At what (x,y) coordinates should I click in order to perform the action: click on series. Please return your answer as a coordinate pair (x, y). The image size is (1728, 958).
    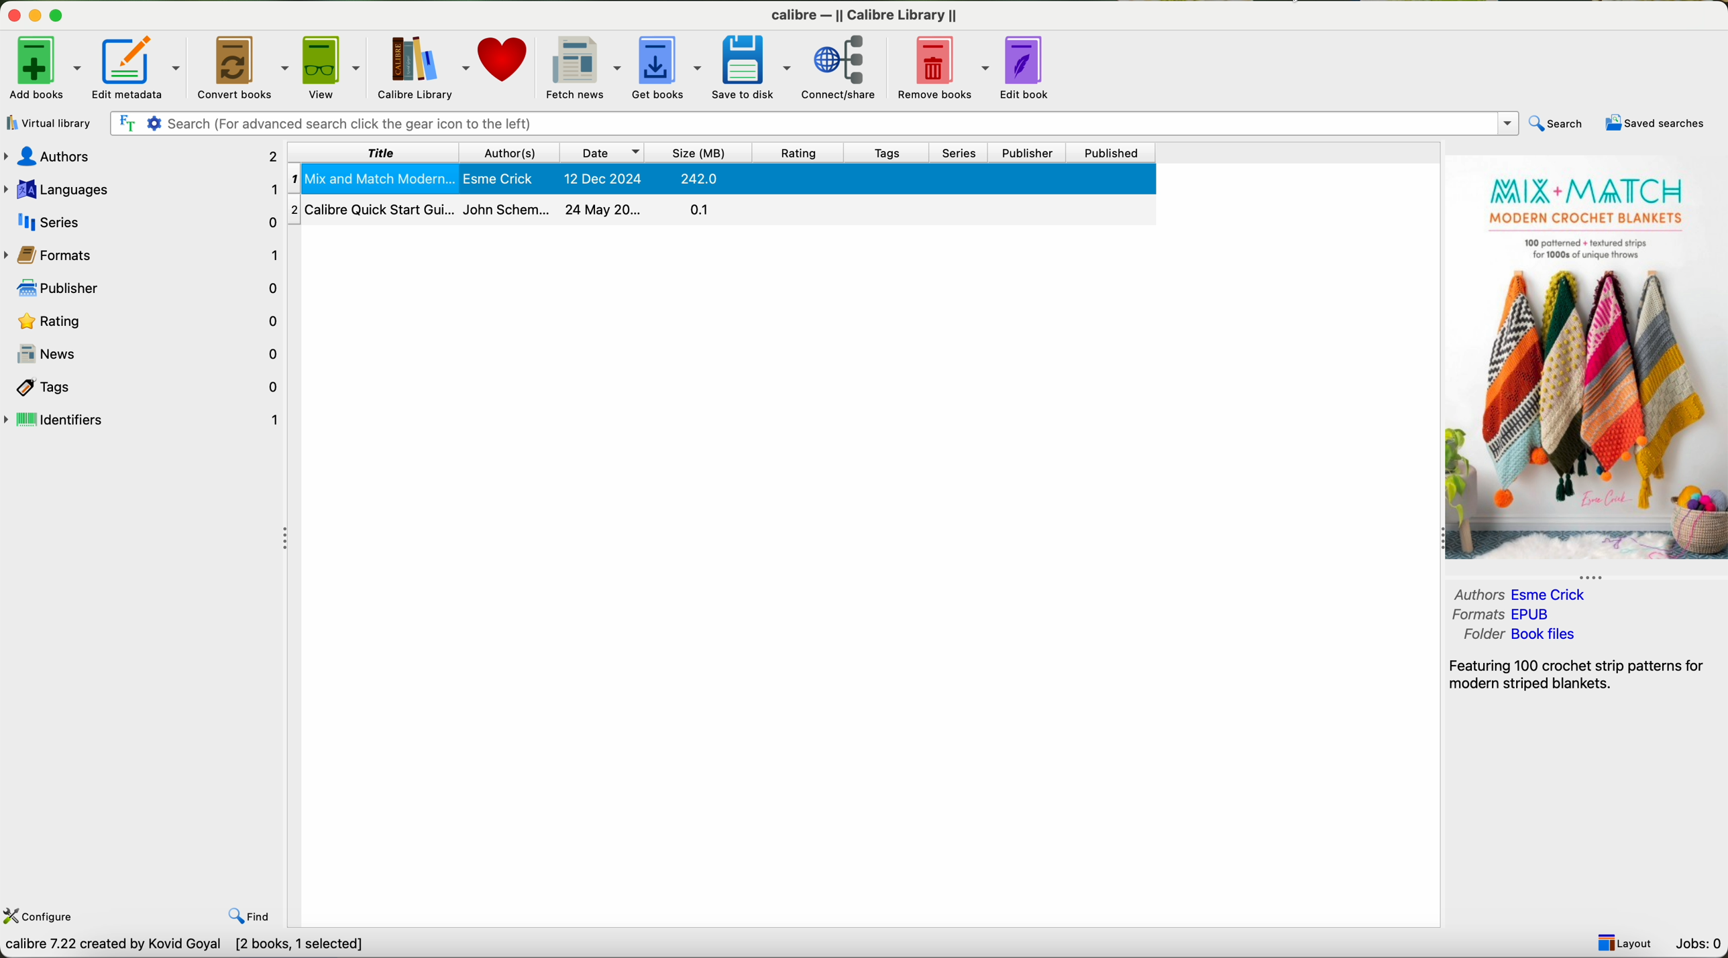
    Looking at the image, I should click on (959, 153).